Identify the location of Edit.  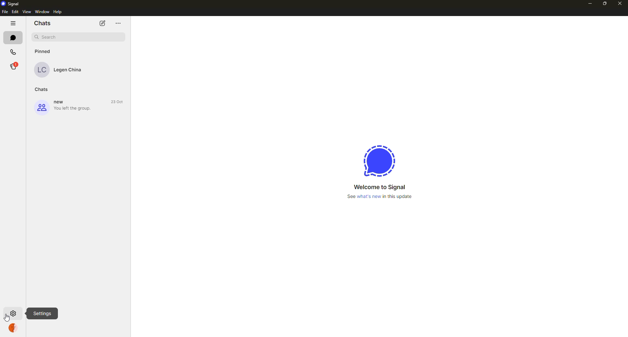
(15, 11).